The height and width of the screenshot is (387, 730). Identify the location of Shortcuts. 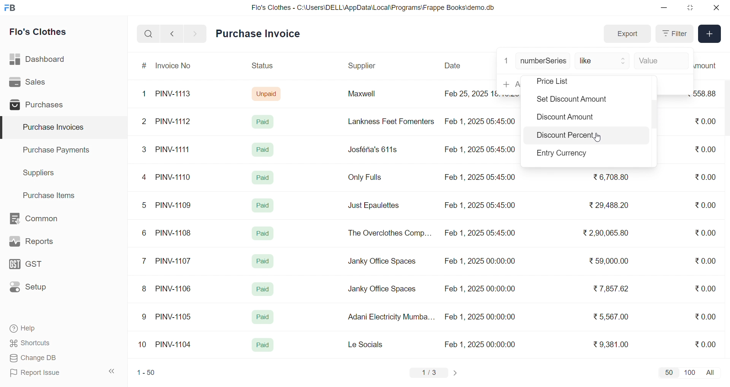
(48, 343).